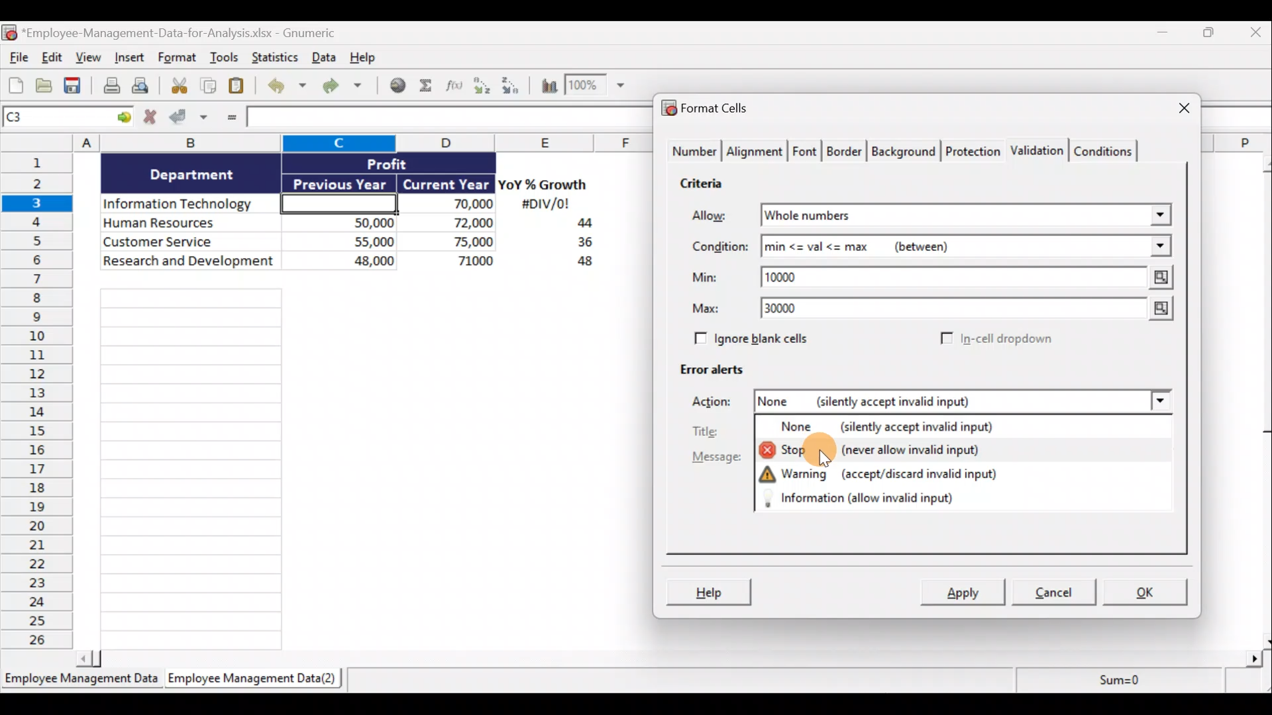 The height and width of the screenshot is (715, 1272). Describe the element at coordinates (323, 57) in the screenshot. I see `Data` at that location.